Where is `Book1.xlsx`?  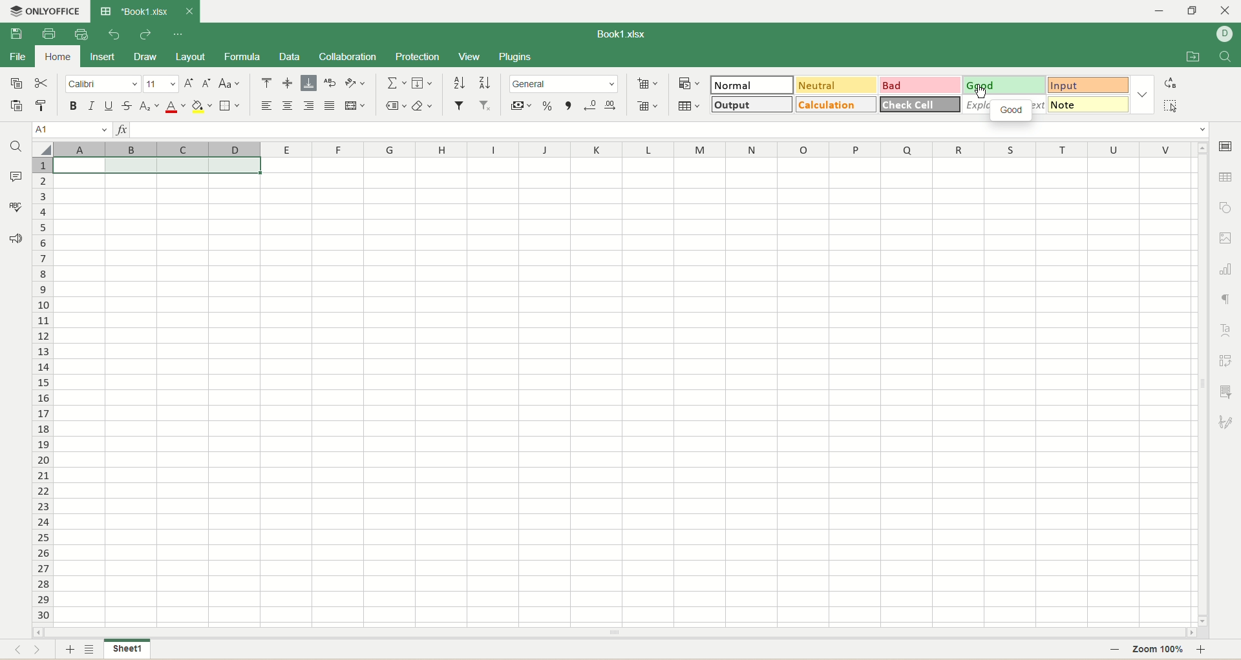 Book1.xlsx is located at coordinates (134, 12).